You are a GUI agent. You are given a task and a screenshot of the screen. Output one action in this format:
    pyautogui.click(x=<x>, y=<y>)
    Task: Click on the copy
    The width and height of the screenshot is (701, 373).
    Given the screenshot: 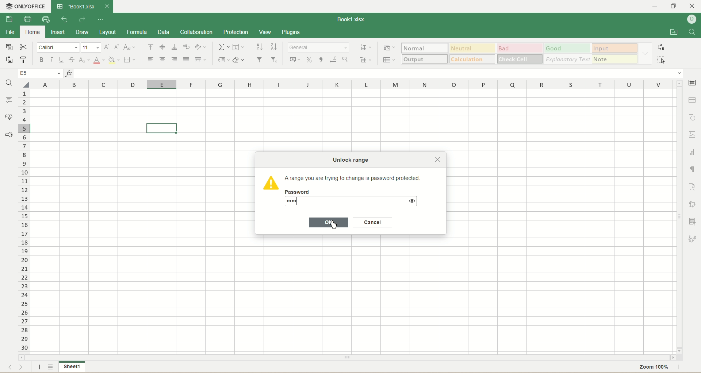 What is the action you would take?
    pyautogui.click(x=10, y=47)
    